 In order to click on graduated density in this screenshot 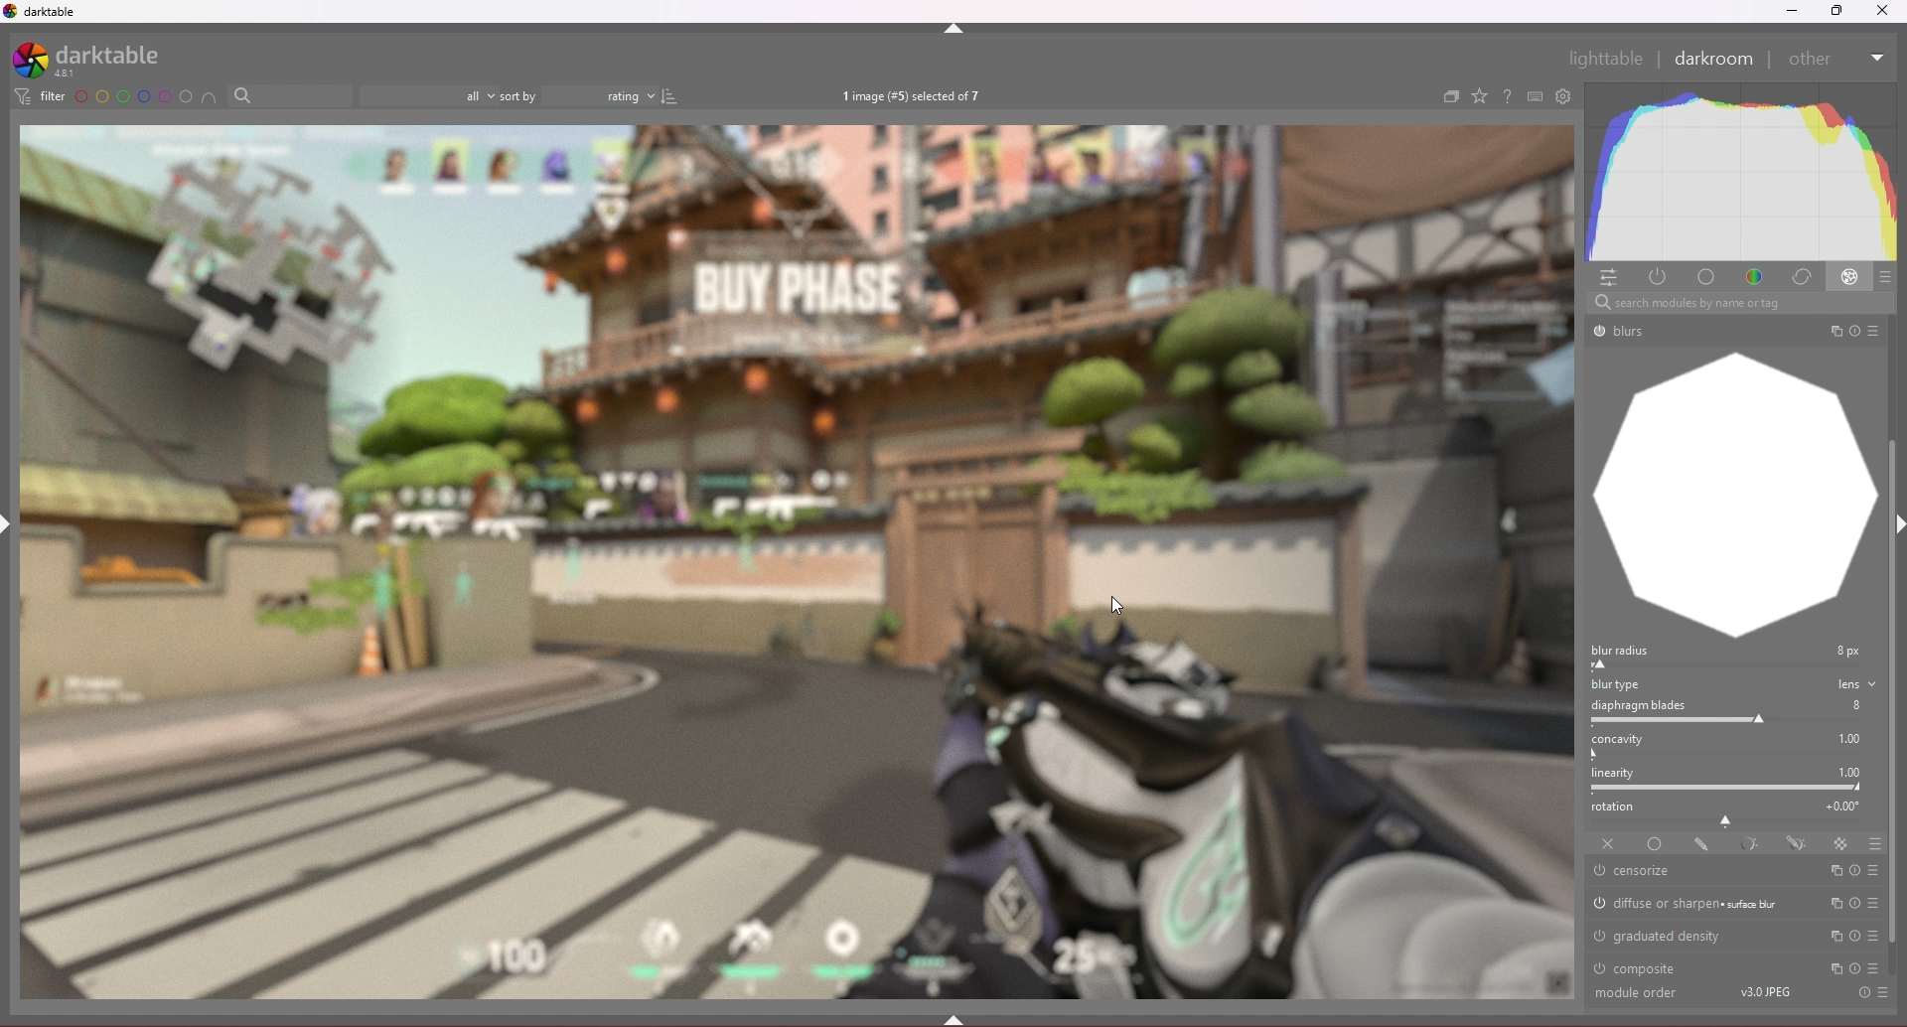, I will do `click(1662, 935)`.